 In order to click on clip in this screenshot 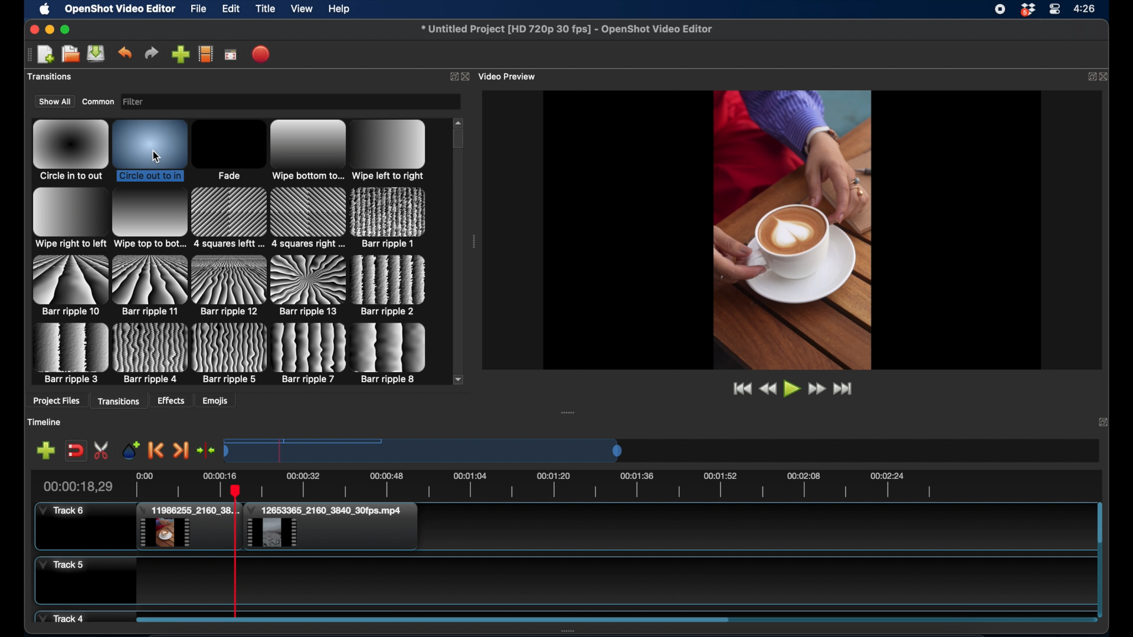, I will do `click(331, 527)`.